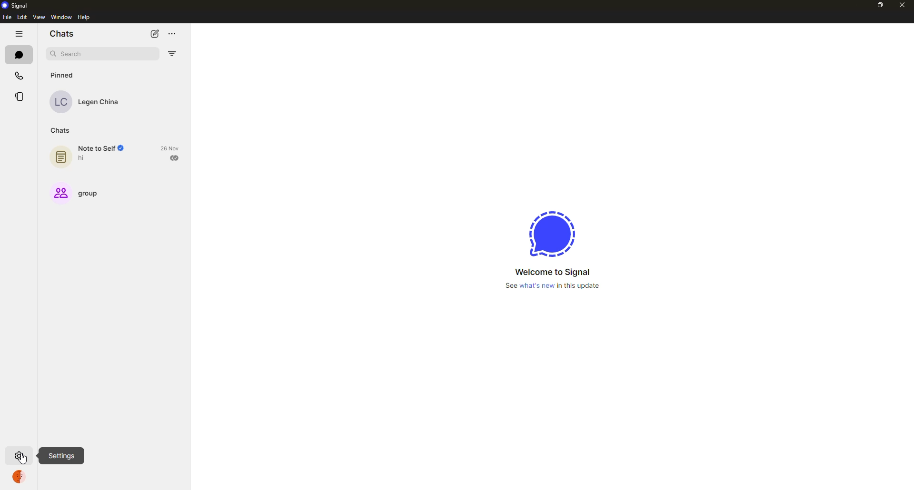 This screenshot has height=490, width=914. What do you see at coordinates (61, 18) in the screenshot?
I see `window` at bounding box center [61, 18].